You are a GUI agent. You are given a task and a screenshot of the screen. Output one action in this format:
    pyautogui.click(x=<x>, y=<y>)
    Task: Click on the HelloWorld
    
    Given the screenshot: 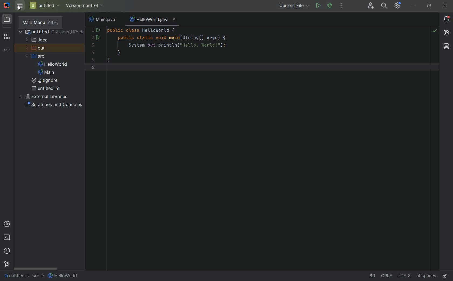 What is the action you would take?
    pyautogui.click(x=63, y=276)
    